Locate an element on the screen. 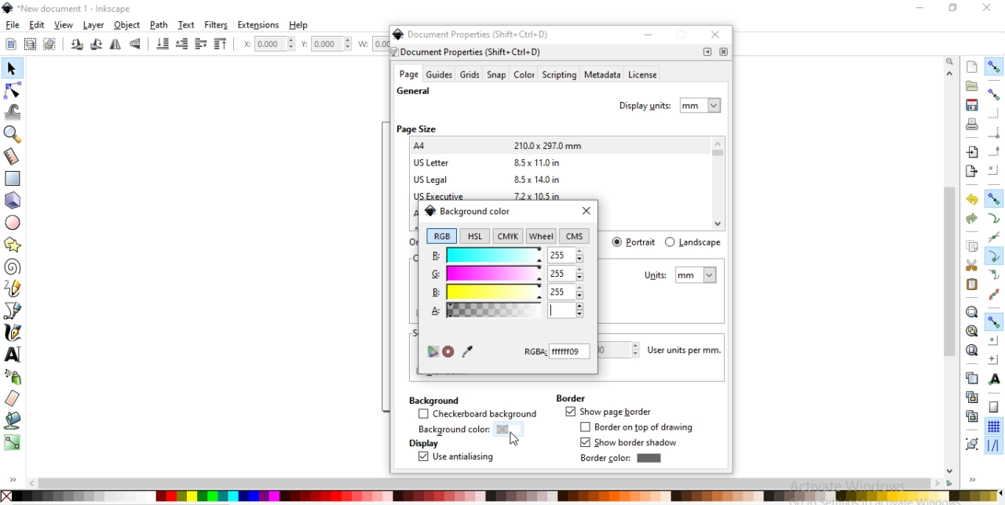 Image resolution: width=1005 pixels, height=505 pixels. close is located at coordinates (586, 212).